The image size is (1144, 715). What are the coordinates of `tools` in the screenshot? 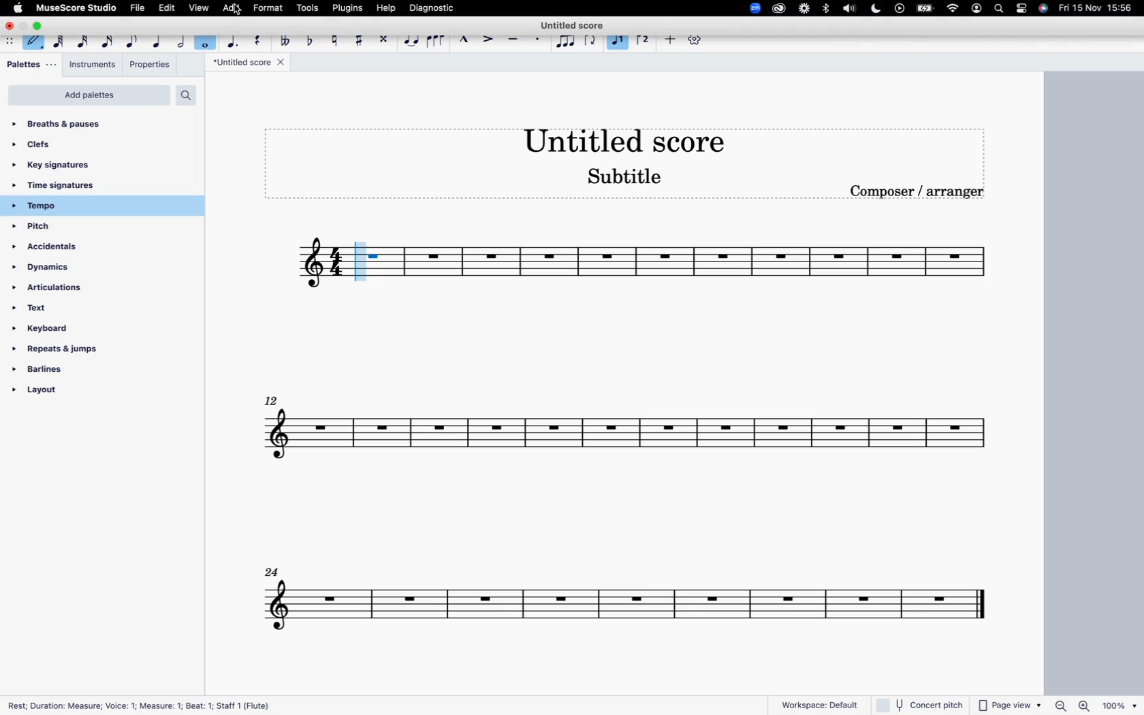 It's located at (310, 7).